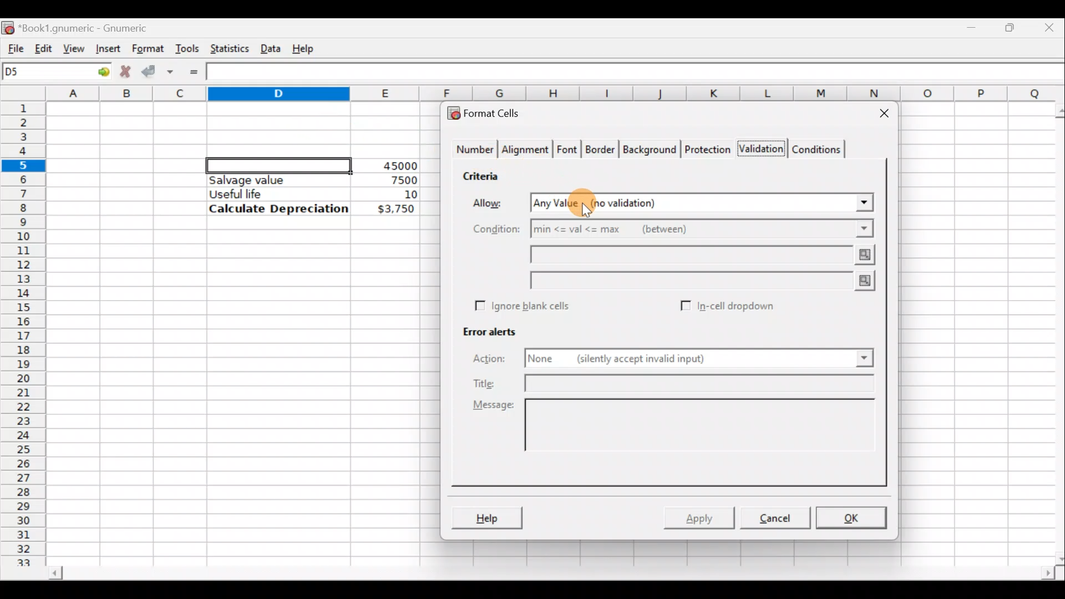  Describe the element at coordinates (773, 517) in the screenshot. I see `Cancel` at that location.